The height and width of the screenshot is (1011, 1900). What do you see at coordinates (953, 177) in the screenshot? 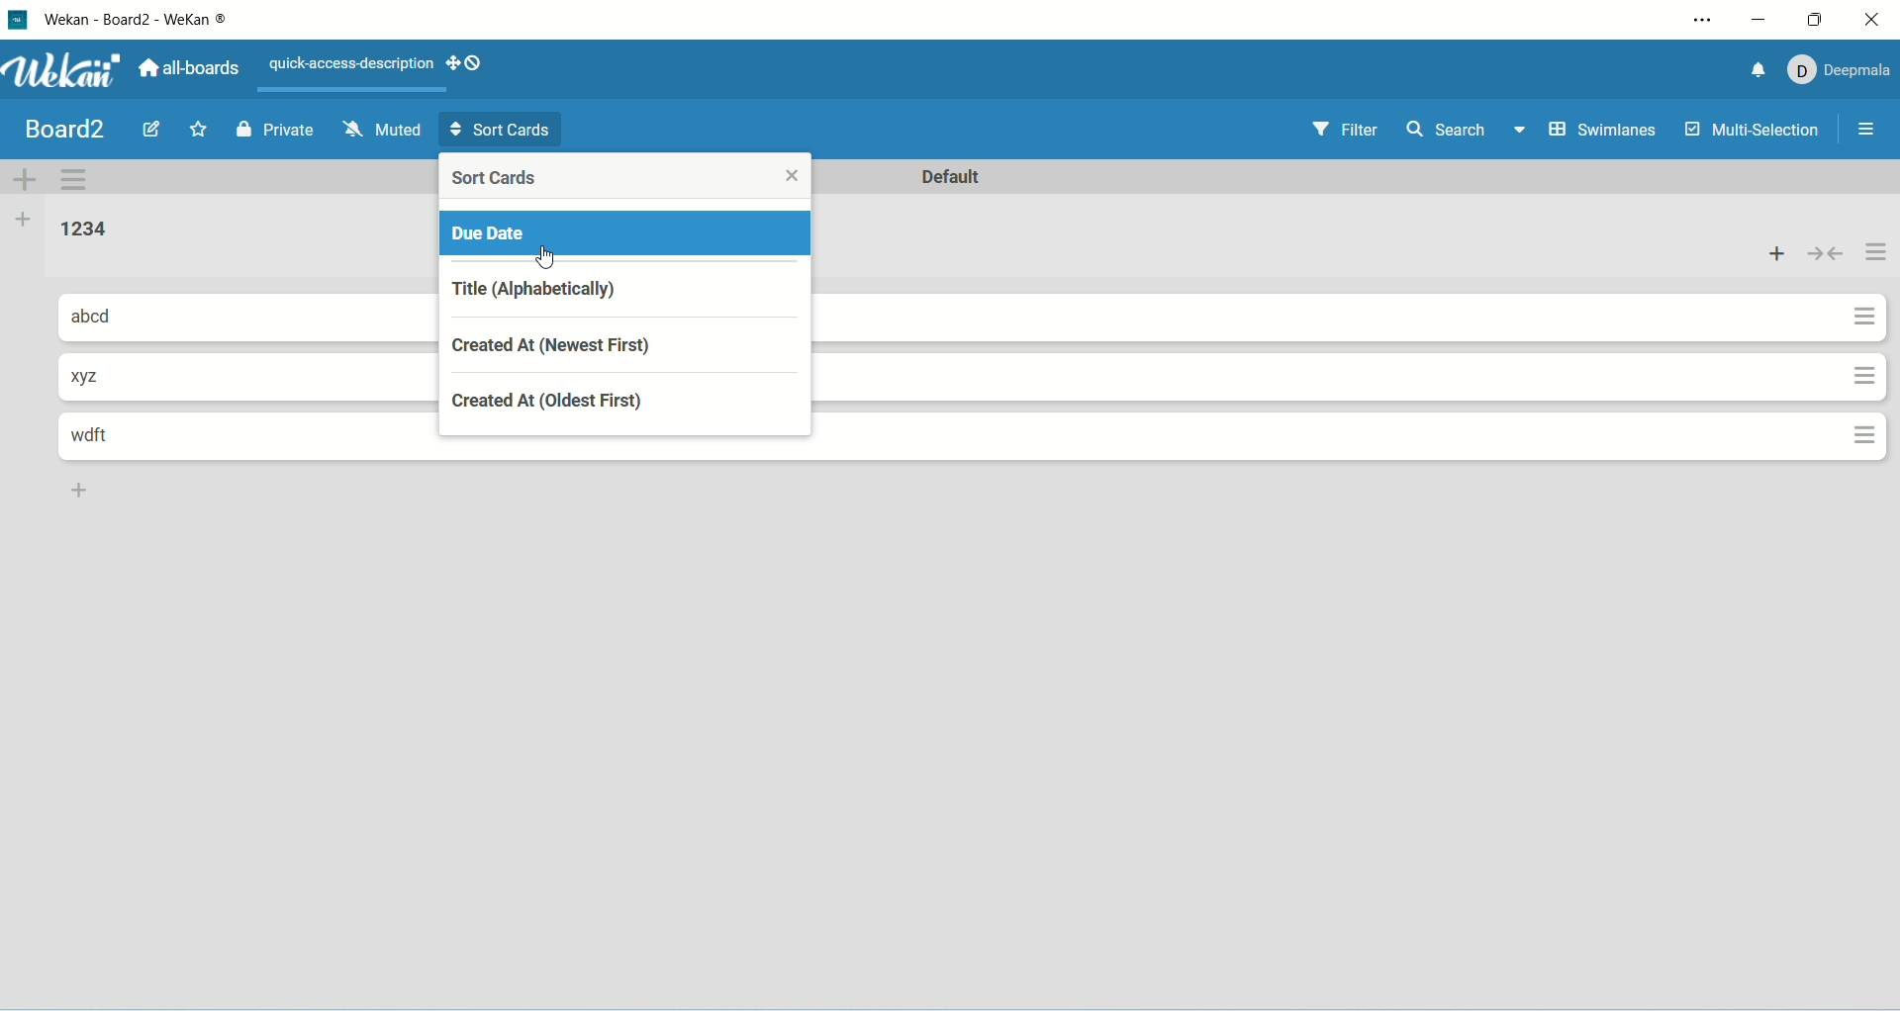
I see `default` at bounding box center [953, 177].